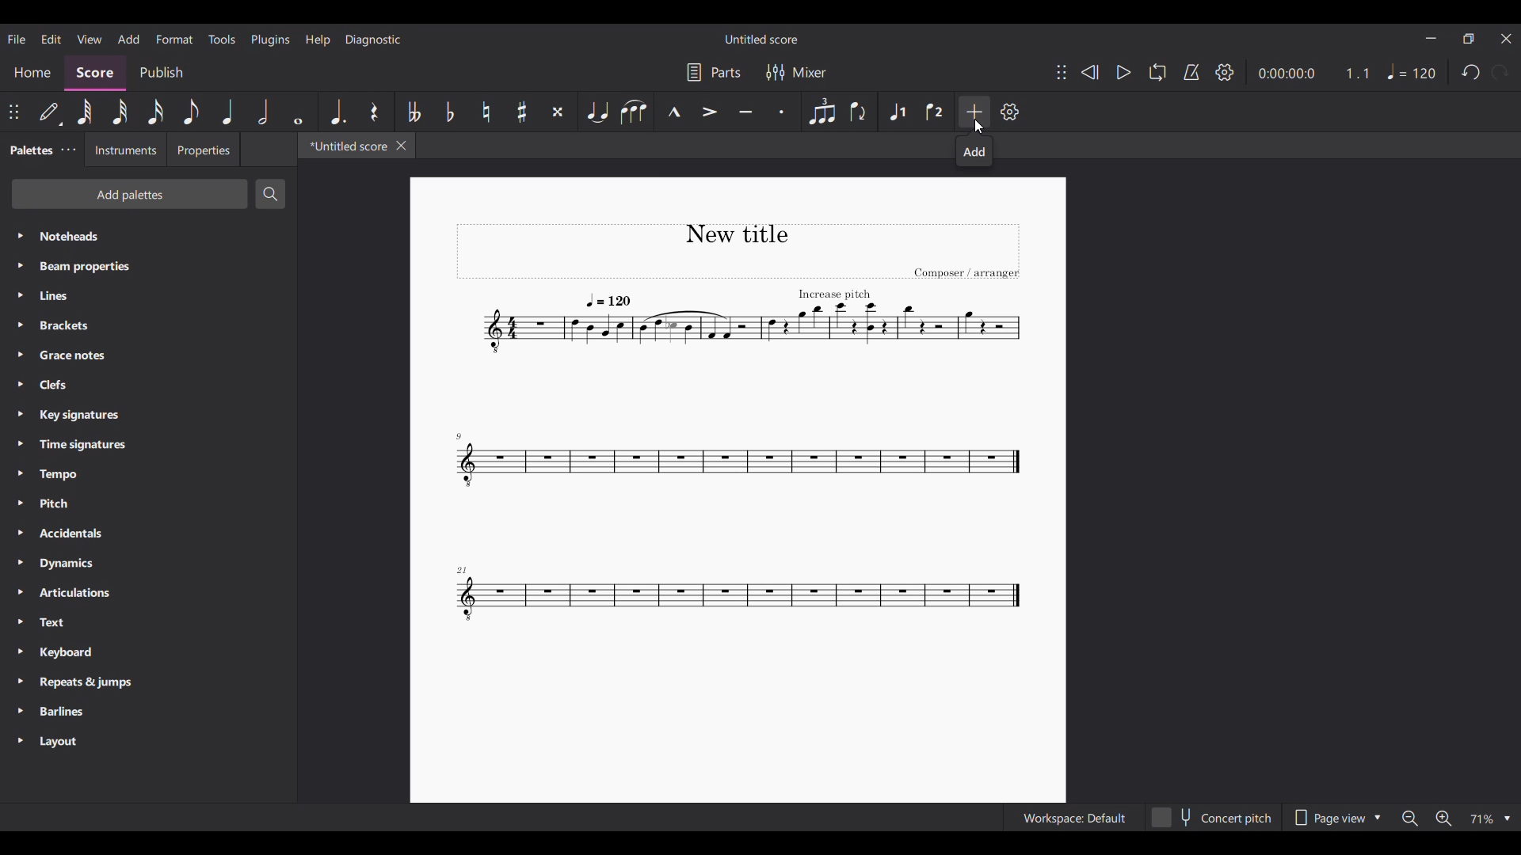 The width and height of the screenshot is (1521, 855). Describe the element at coordinates (974, 151) in the screenshot. I see `Add` at that location.